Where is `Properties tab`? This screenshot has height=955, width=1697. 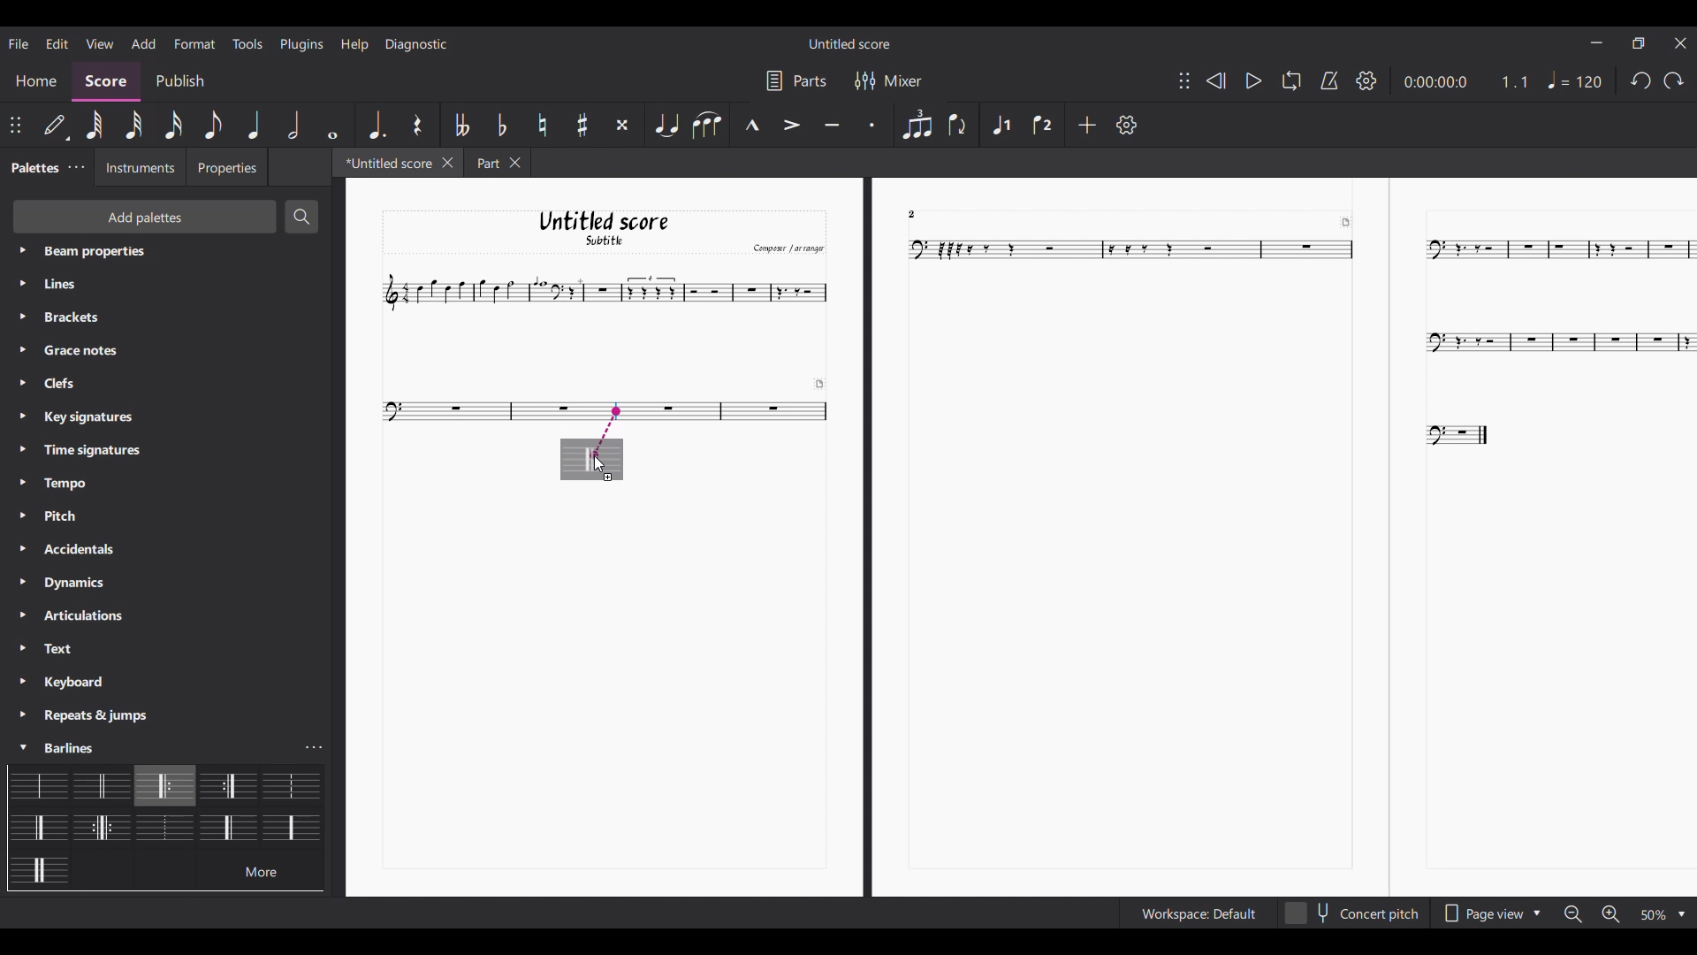 Properties tab is located at coordinates (227, 167).